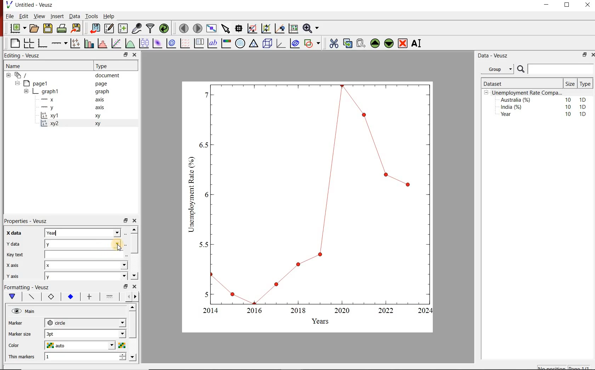 Image resolution: width=595 pixels, height=370 pixels. Describe the element at coordinates (27, 286) in the screenshot. I see `Formatting - Veusz` at that location.